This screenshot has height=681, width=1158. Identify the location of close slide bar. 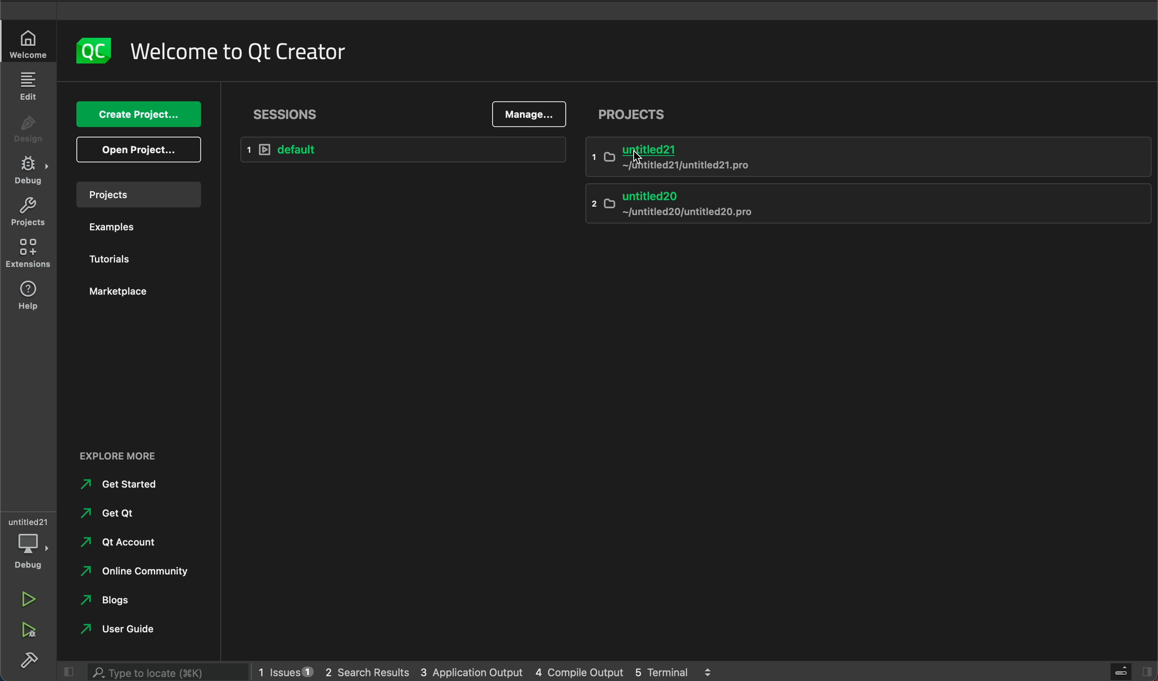
(1119, 672).